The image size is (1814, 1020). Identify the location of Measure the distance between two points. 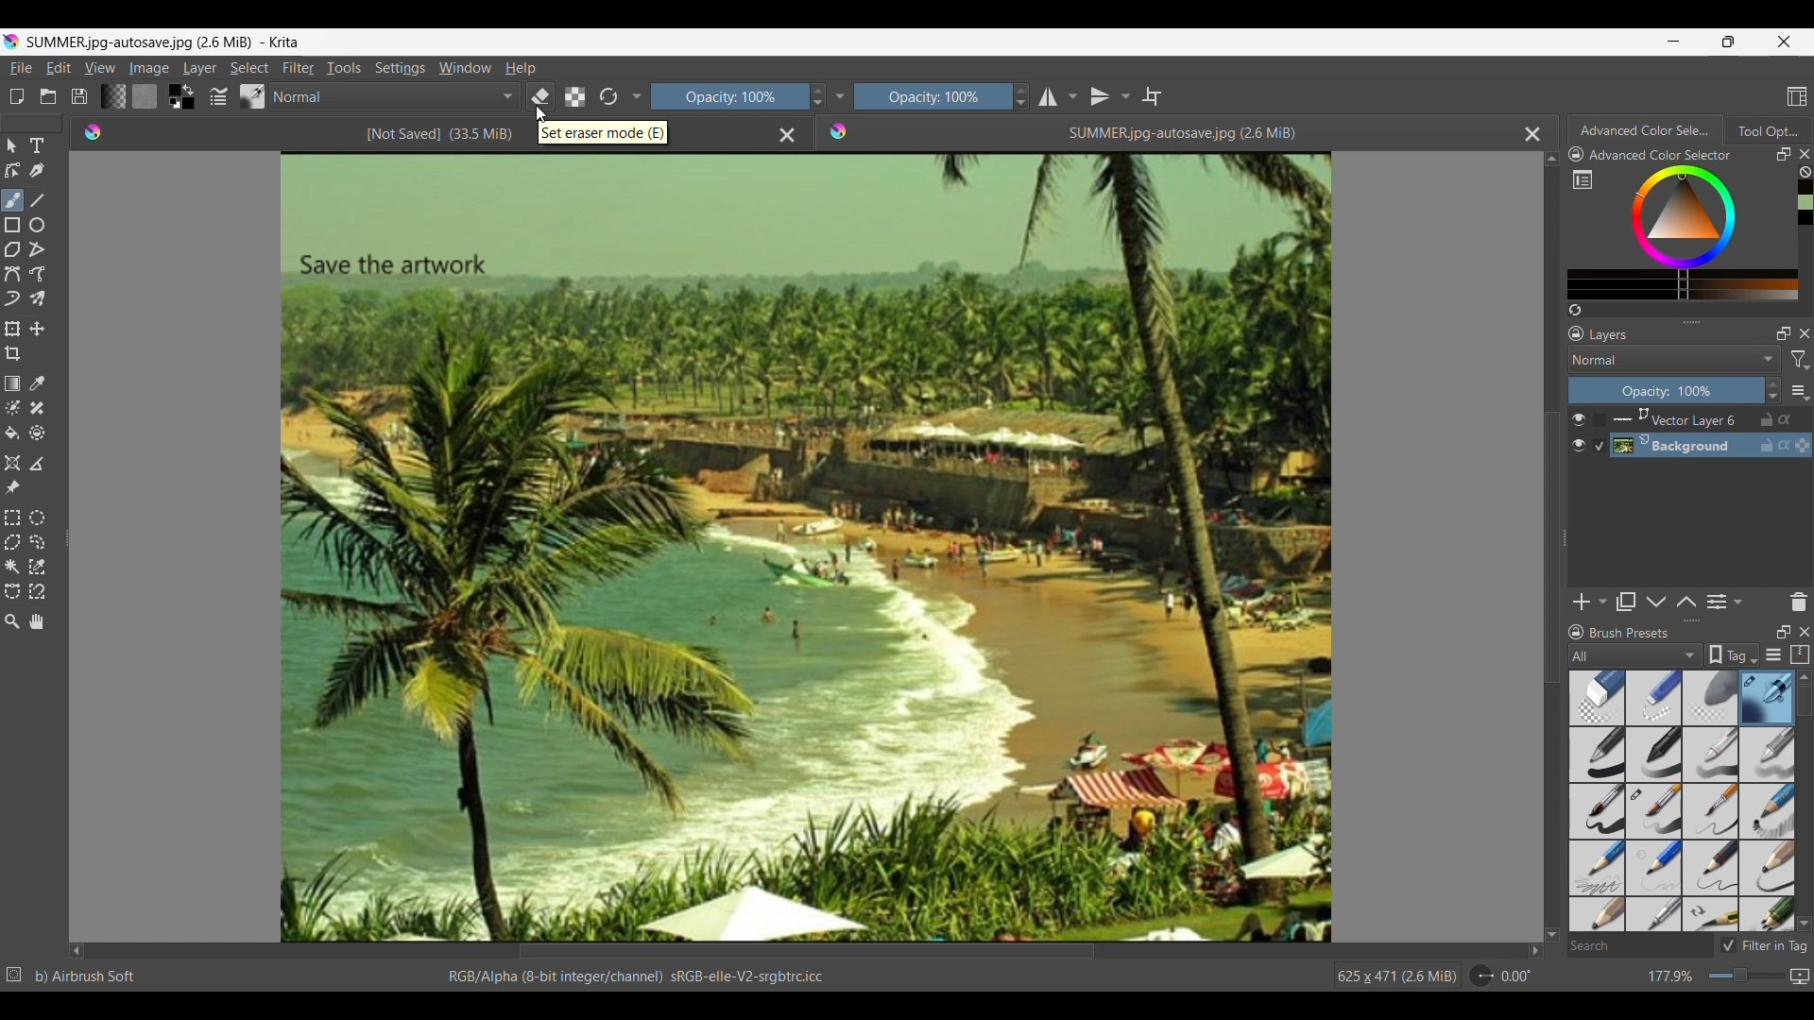
(37, 464).